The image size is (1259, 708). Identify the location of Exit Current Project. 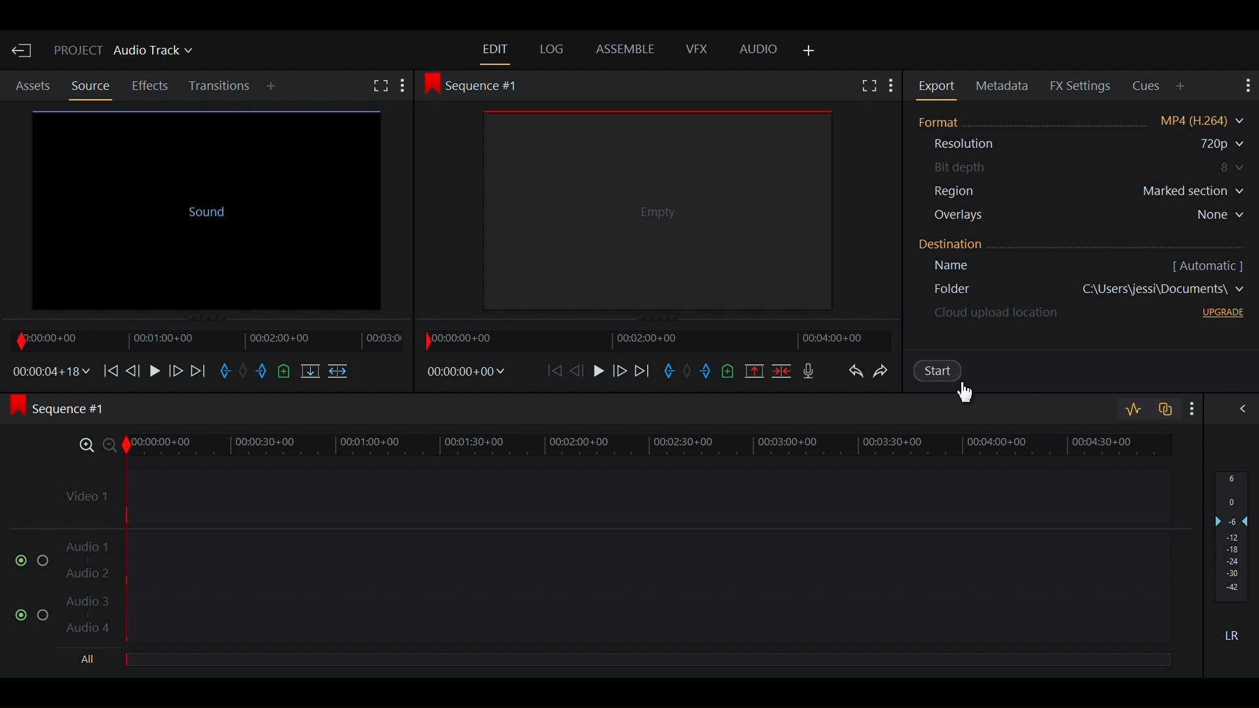
(23, 50).